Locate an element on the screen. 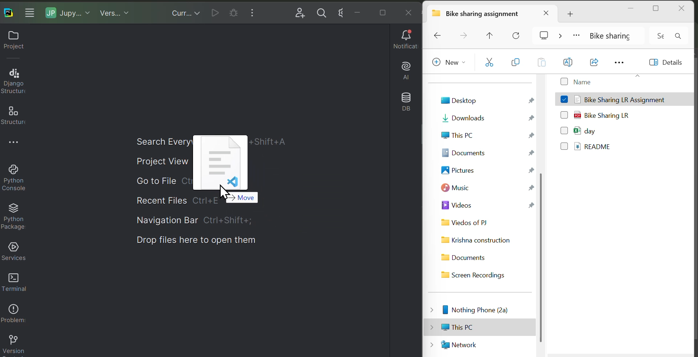  Maximise is located at coordinates (381, 12).